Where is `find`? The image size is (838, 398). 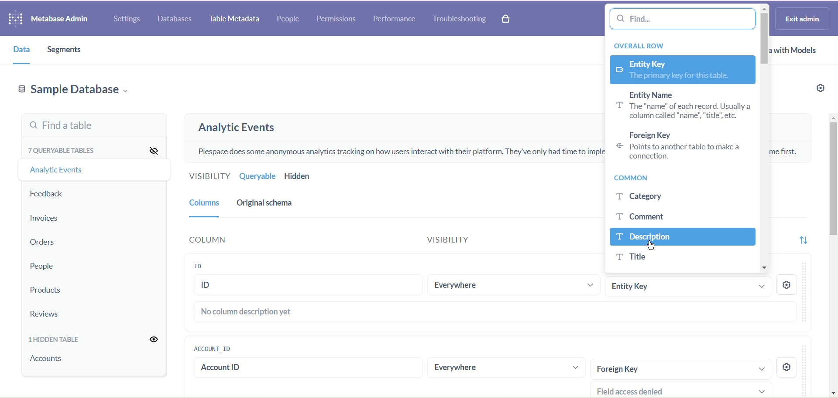
find is located at coordinates (684, 18).